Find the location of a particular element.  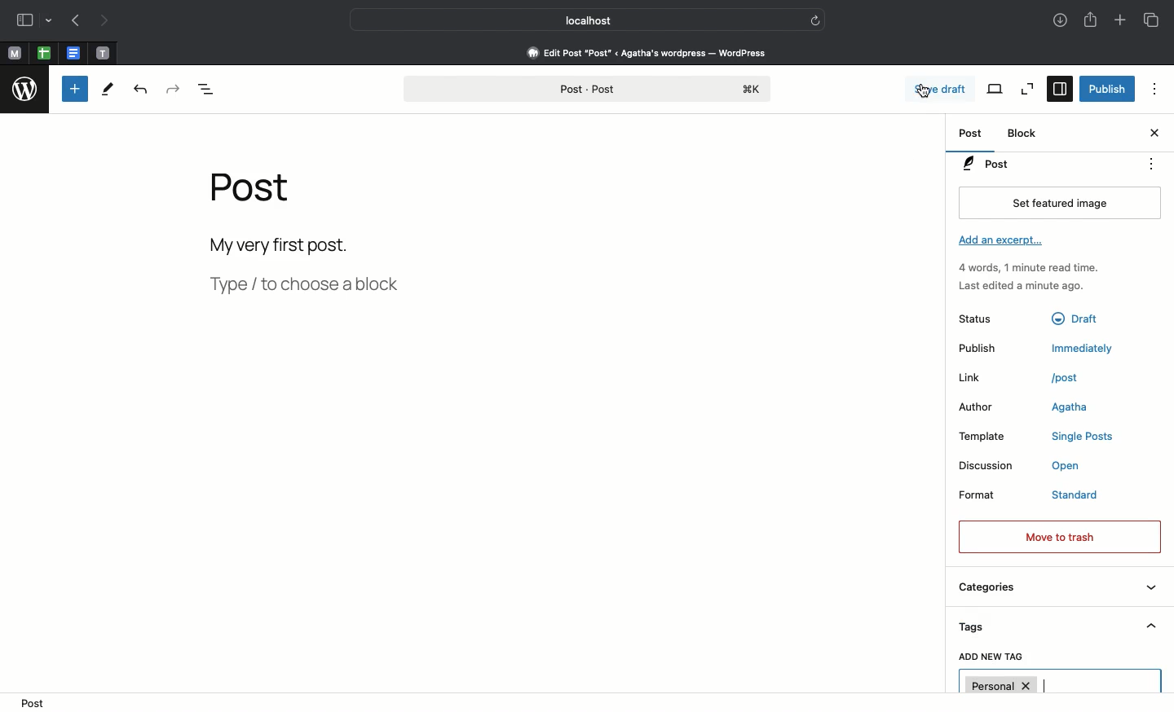

Local host is located at coordinates (579, 20).